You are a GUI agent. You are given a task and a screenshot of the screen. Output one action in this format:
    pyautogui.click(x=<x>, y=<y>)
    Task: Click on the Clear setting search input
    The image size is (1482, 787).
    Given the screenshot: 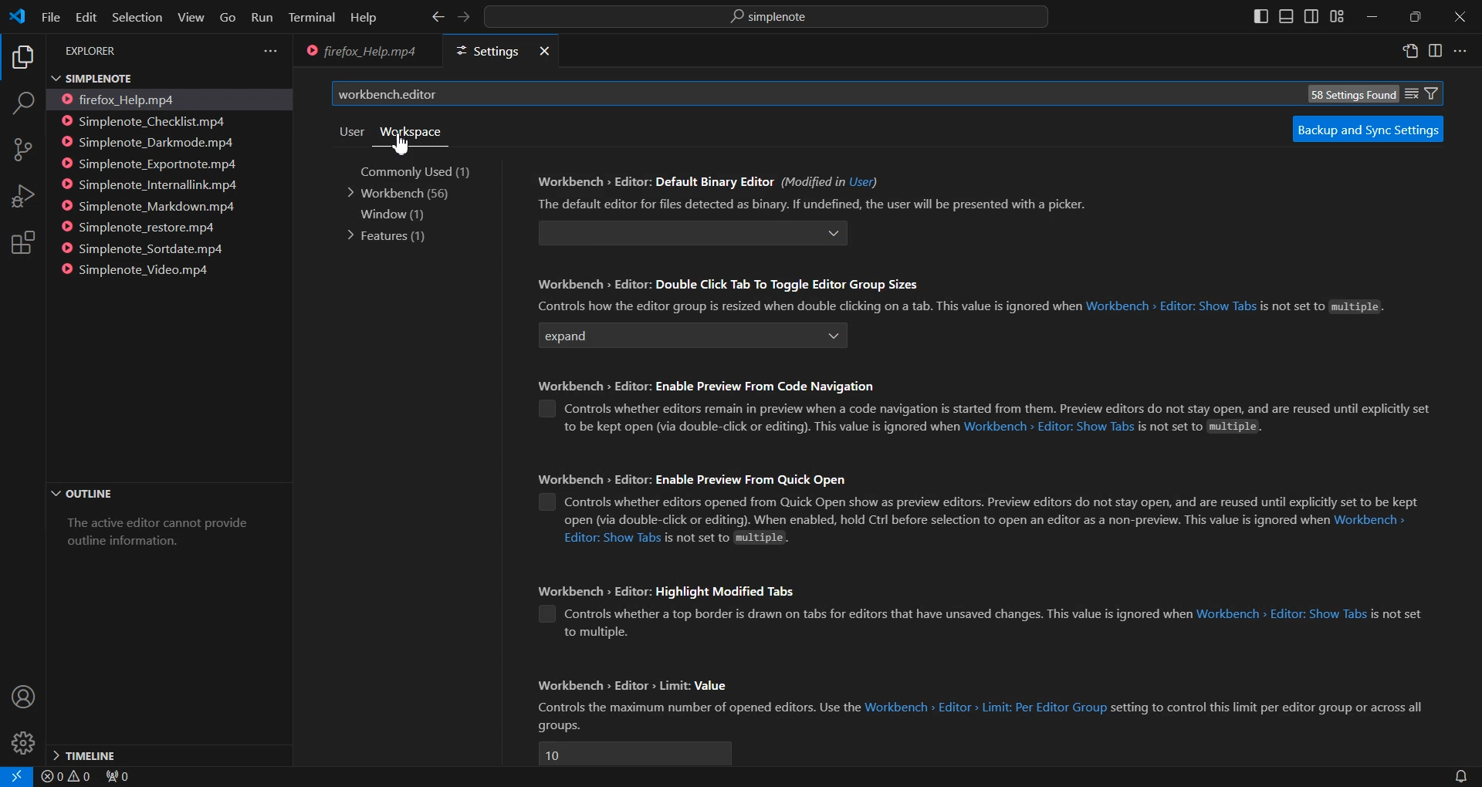 What is the action you would take?
    pyautogui.click(x=1412, y=92)
    